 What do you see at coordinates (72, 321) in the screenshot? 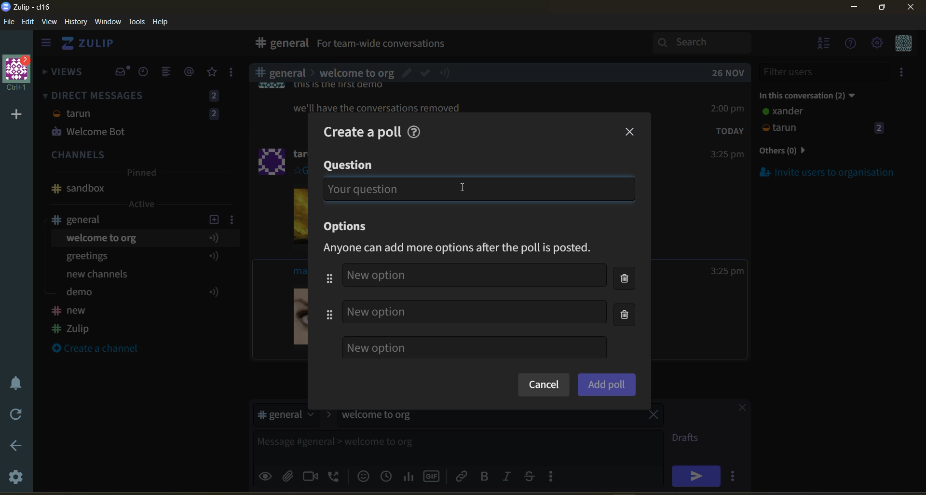
I see `Channel names` at bounding box center [72, 321].